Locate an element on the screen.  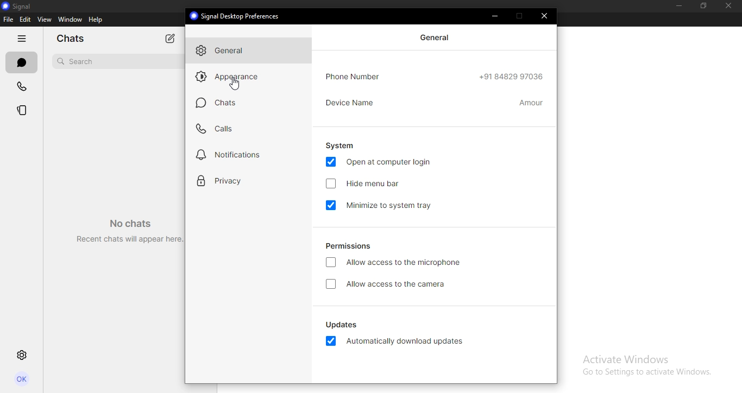
edit is located at coordinates (25, 20).